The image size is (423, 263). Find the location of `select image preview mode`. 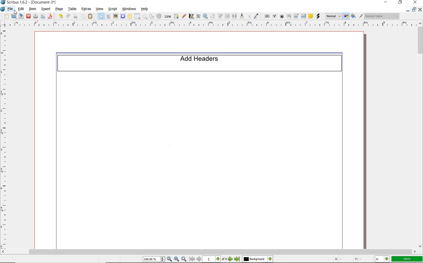

select image preview mode is located at coordinates (334, 16).